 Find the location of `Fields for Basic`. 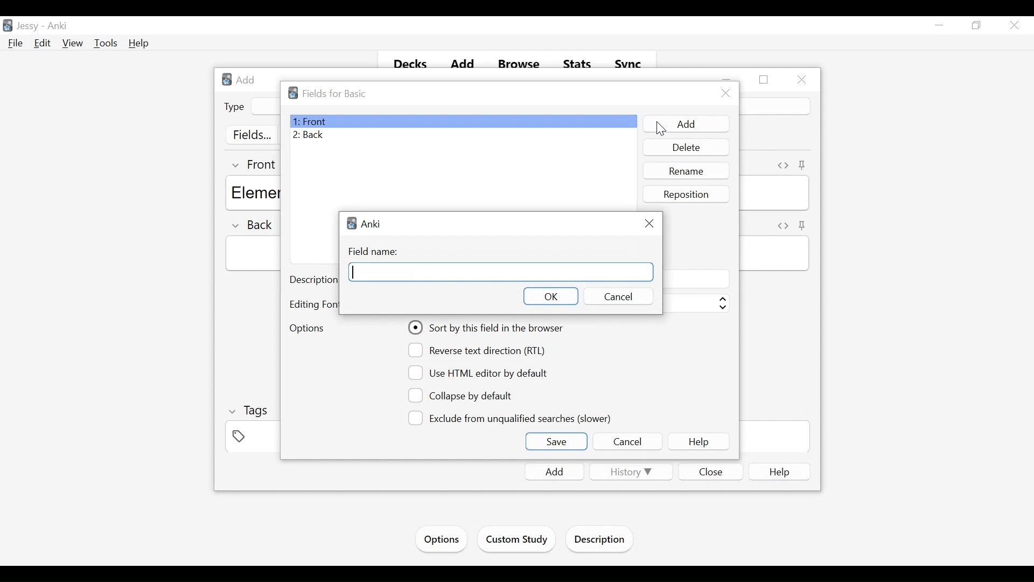

Fields for Basic is located at coordinates (332, 93).